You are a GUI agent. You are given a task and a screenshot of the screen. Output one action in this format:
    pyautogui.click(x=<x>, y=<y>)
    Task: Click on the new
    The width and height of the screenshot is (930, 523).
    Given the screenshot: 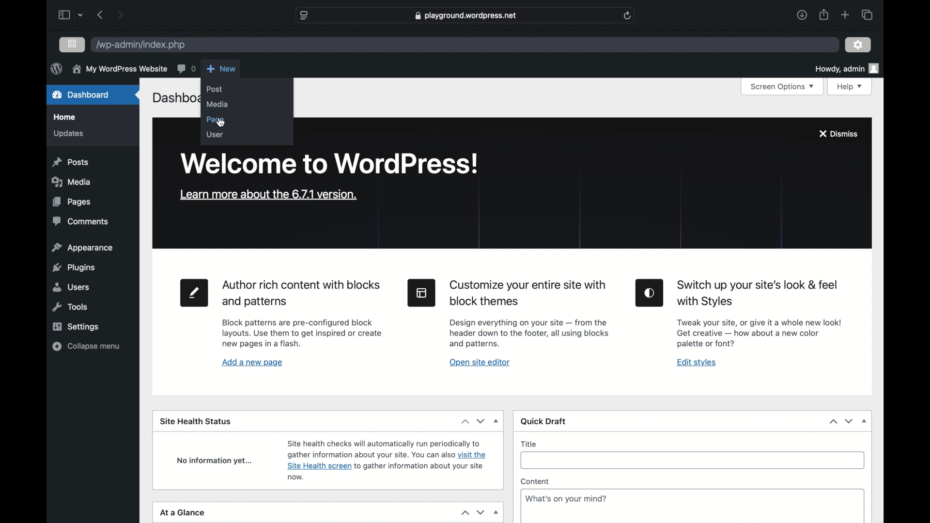 What is the action you would take?
    pyautogui.click(x=221, y=69)
    